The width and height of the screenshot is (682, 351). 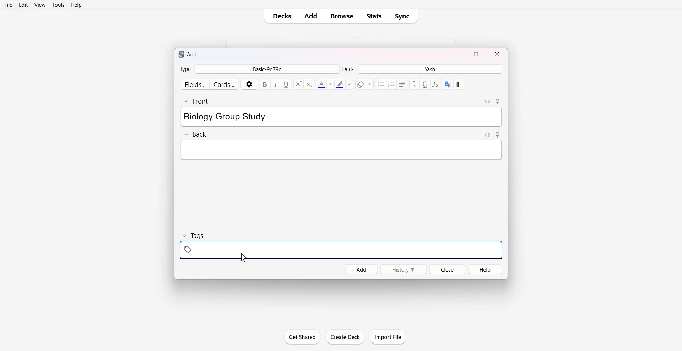 What do you see at coordinates (77, 5) in the screenshot?
I see `Help` at bounding box center [77, 5].